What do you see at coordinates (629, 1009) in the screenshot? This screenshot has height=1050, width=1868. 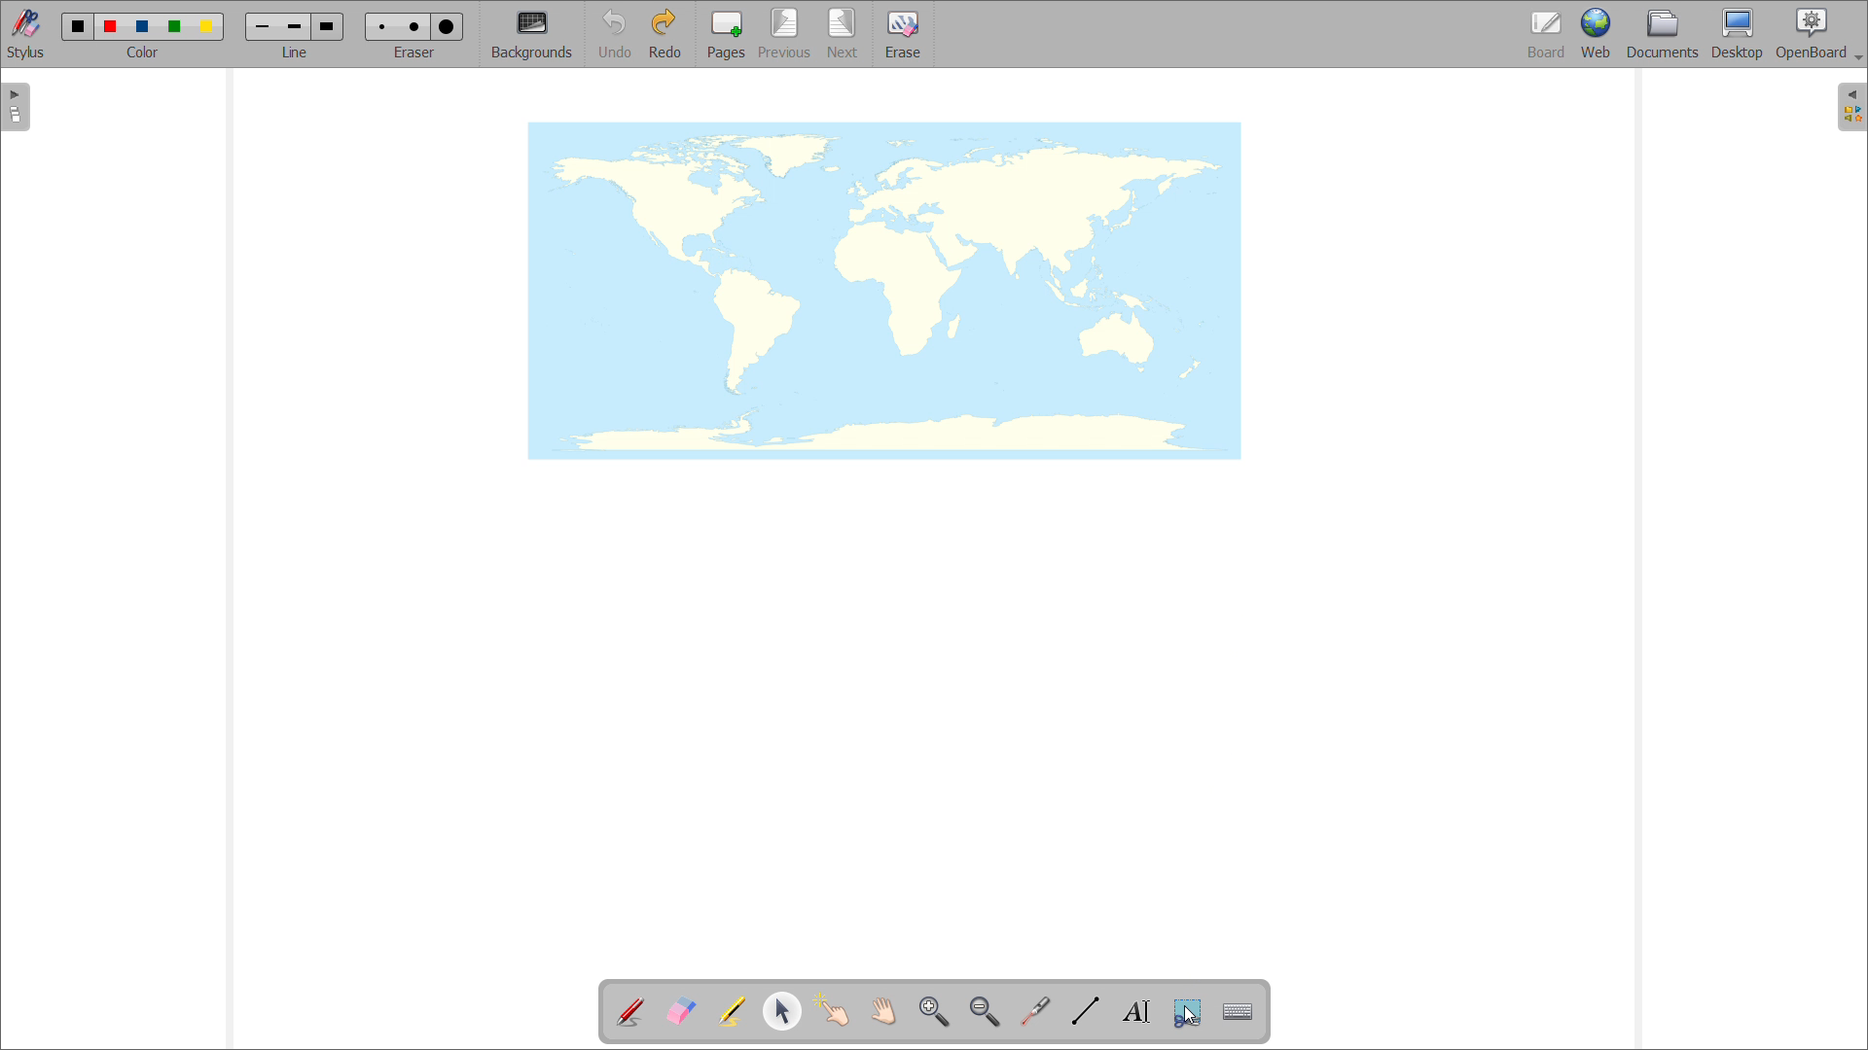 I see `add annotation` at bounding box center [629, 1009].